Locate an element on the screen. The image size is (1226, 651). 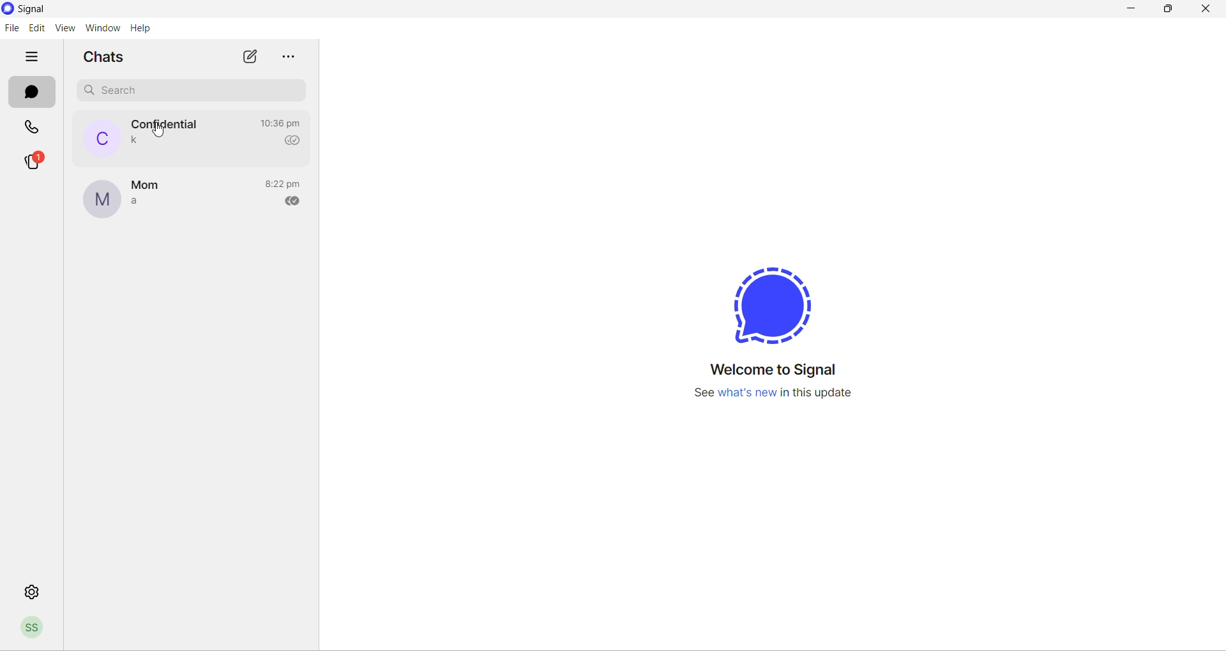
read recipient is located at coordinates (296, 142).